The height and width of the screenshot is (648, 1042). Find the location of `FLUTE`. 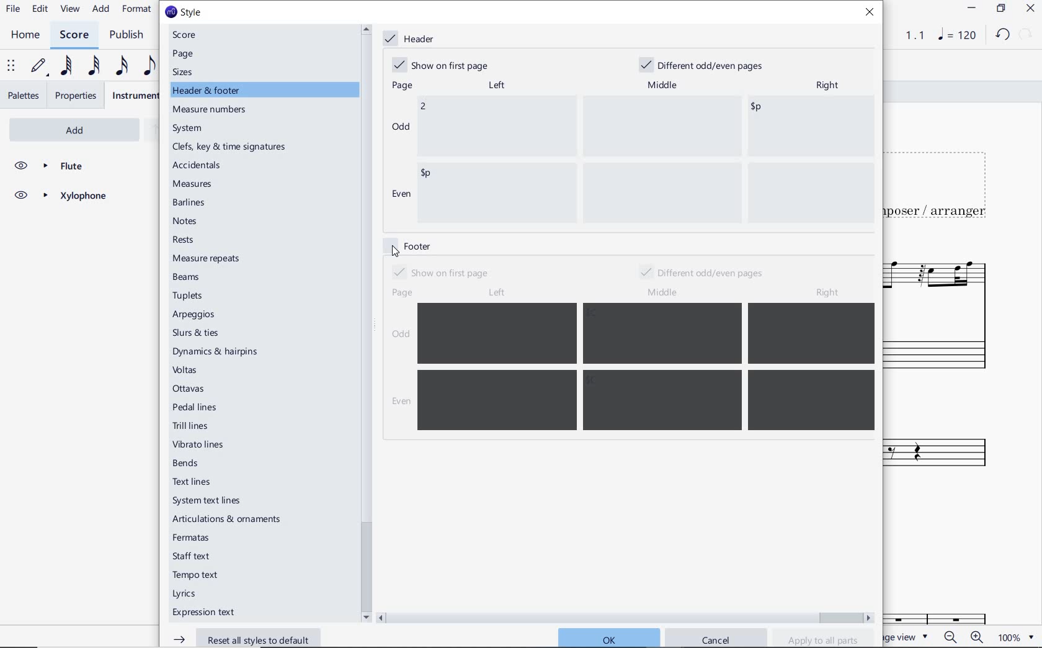

FLUTE is located at coordinates (942, 305).